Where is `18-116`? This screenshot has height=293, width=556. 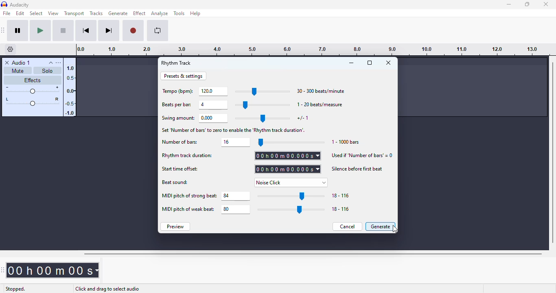
18-116 is located at coordinates (341, 196).